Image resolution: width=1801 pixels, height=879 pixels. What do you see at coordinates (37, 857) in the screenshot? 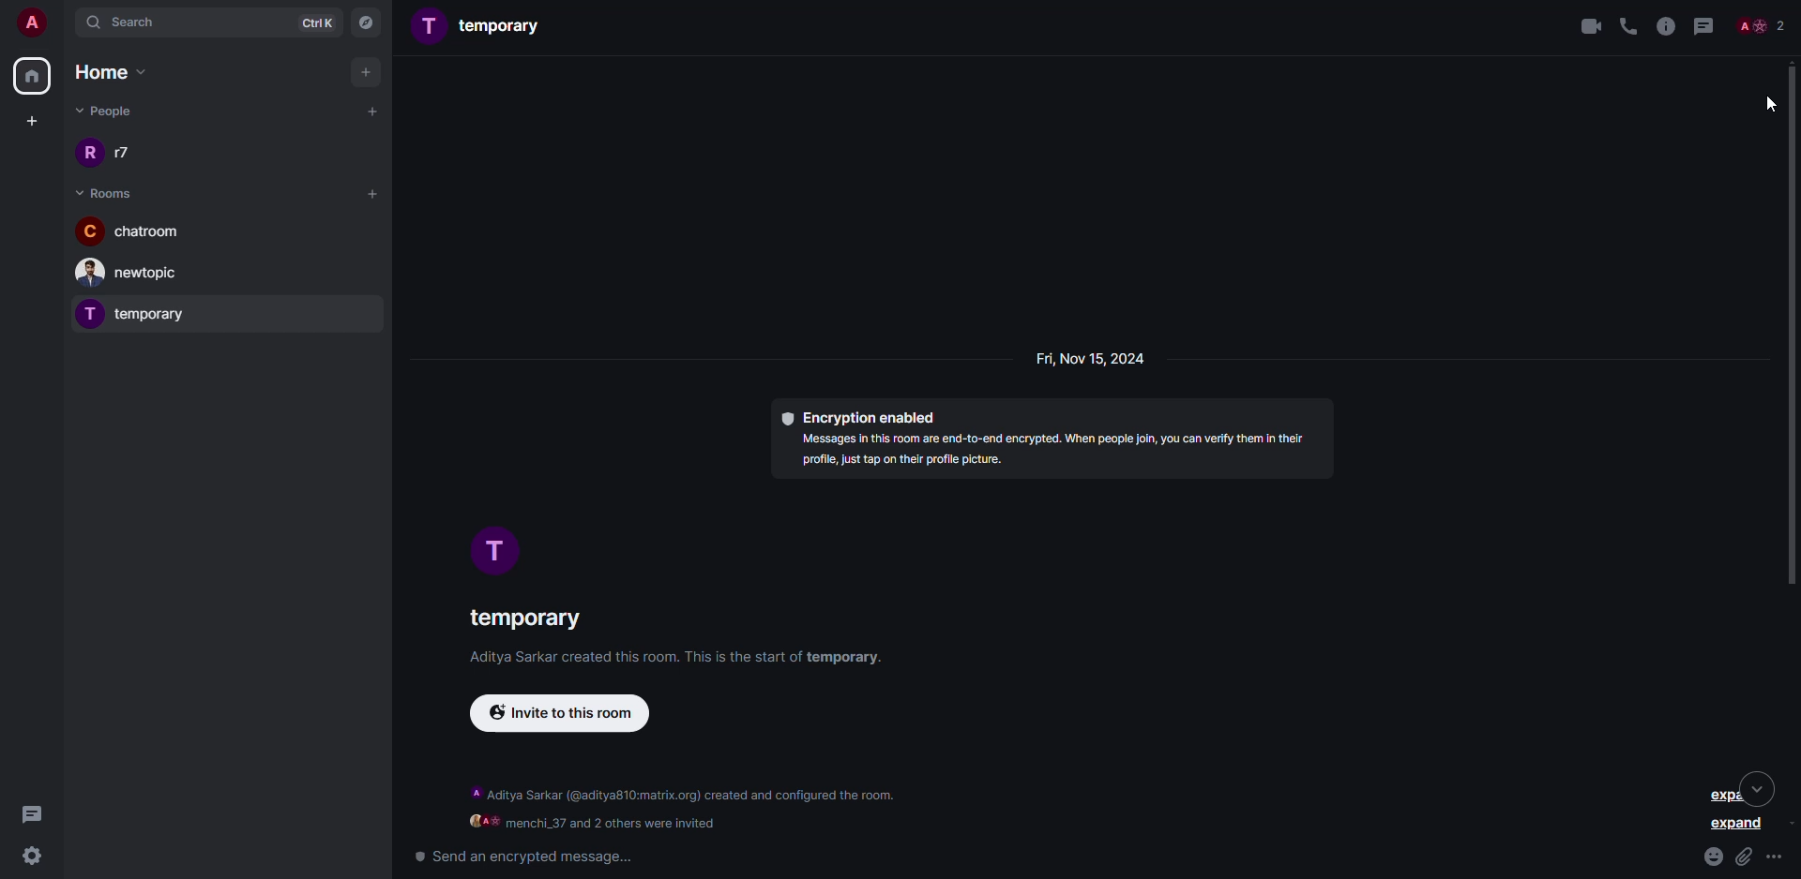
I see `settings` at bounding box center [37, 857].